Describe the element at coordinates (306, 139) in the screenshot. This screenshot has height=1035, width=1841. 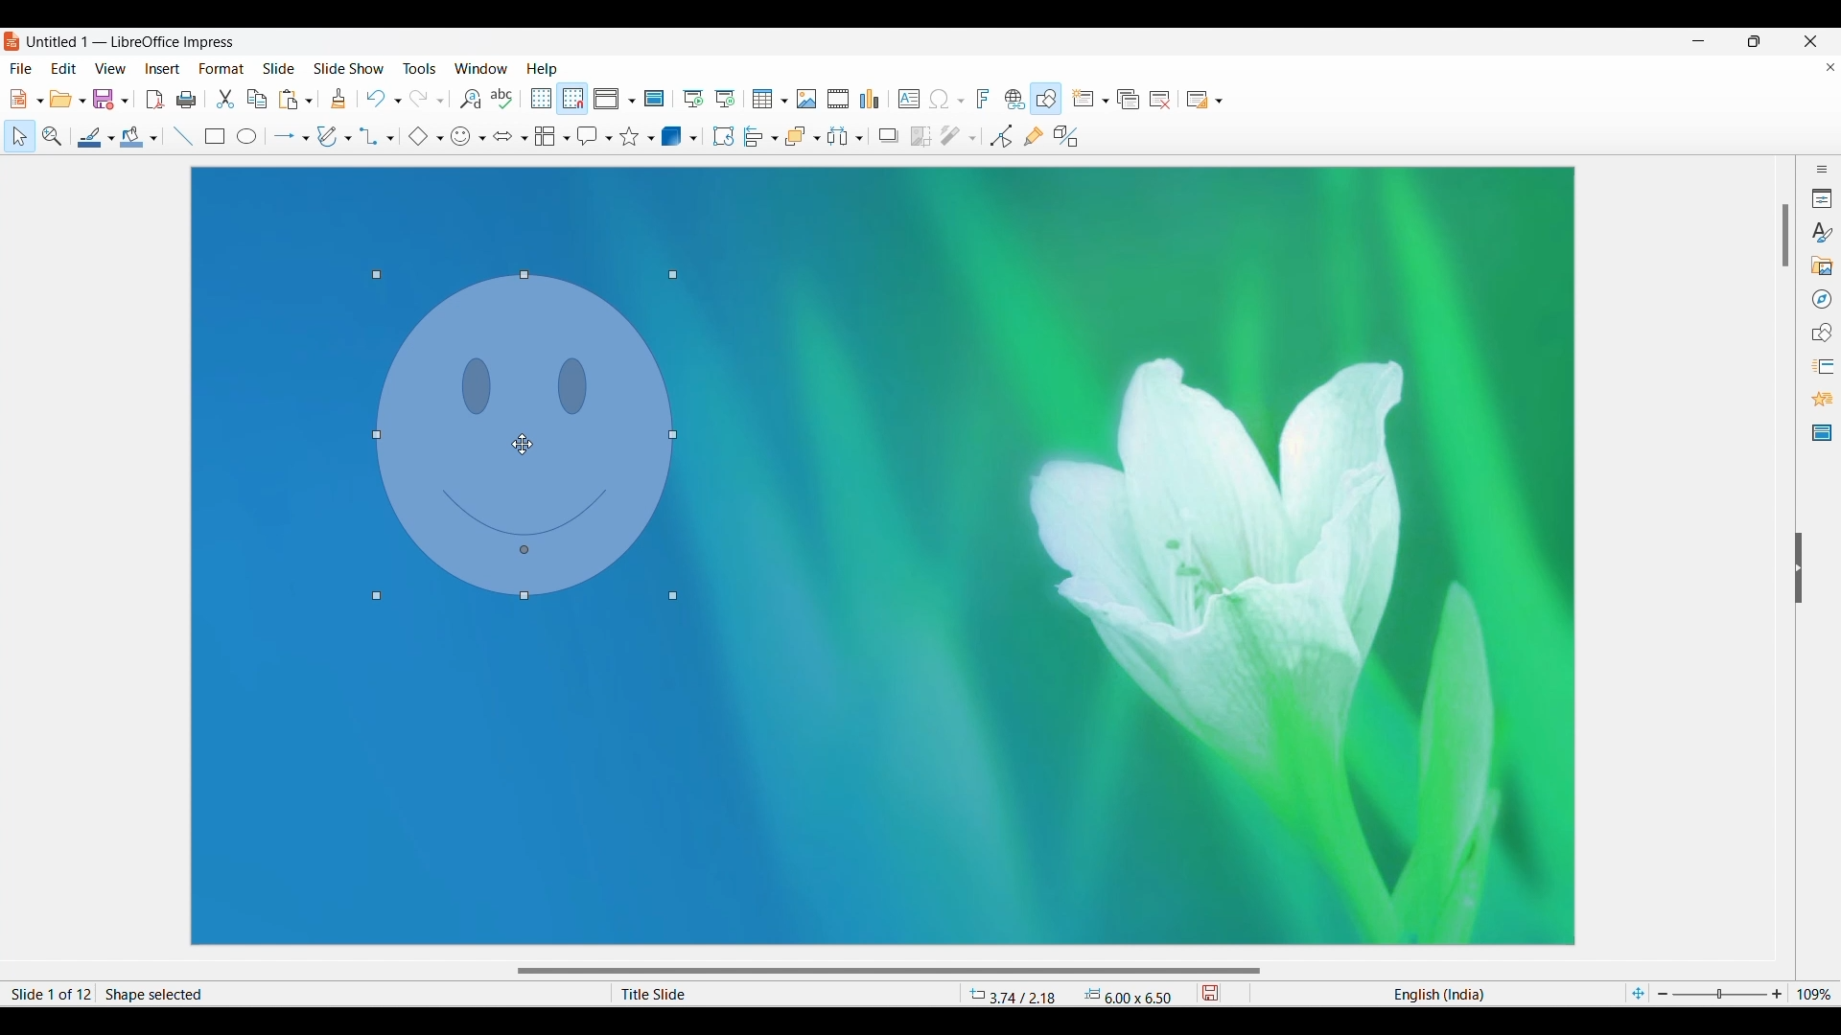
I see `Line and arrow options` at that location.